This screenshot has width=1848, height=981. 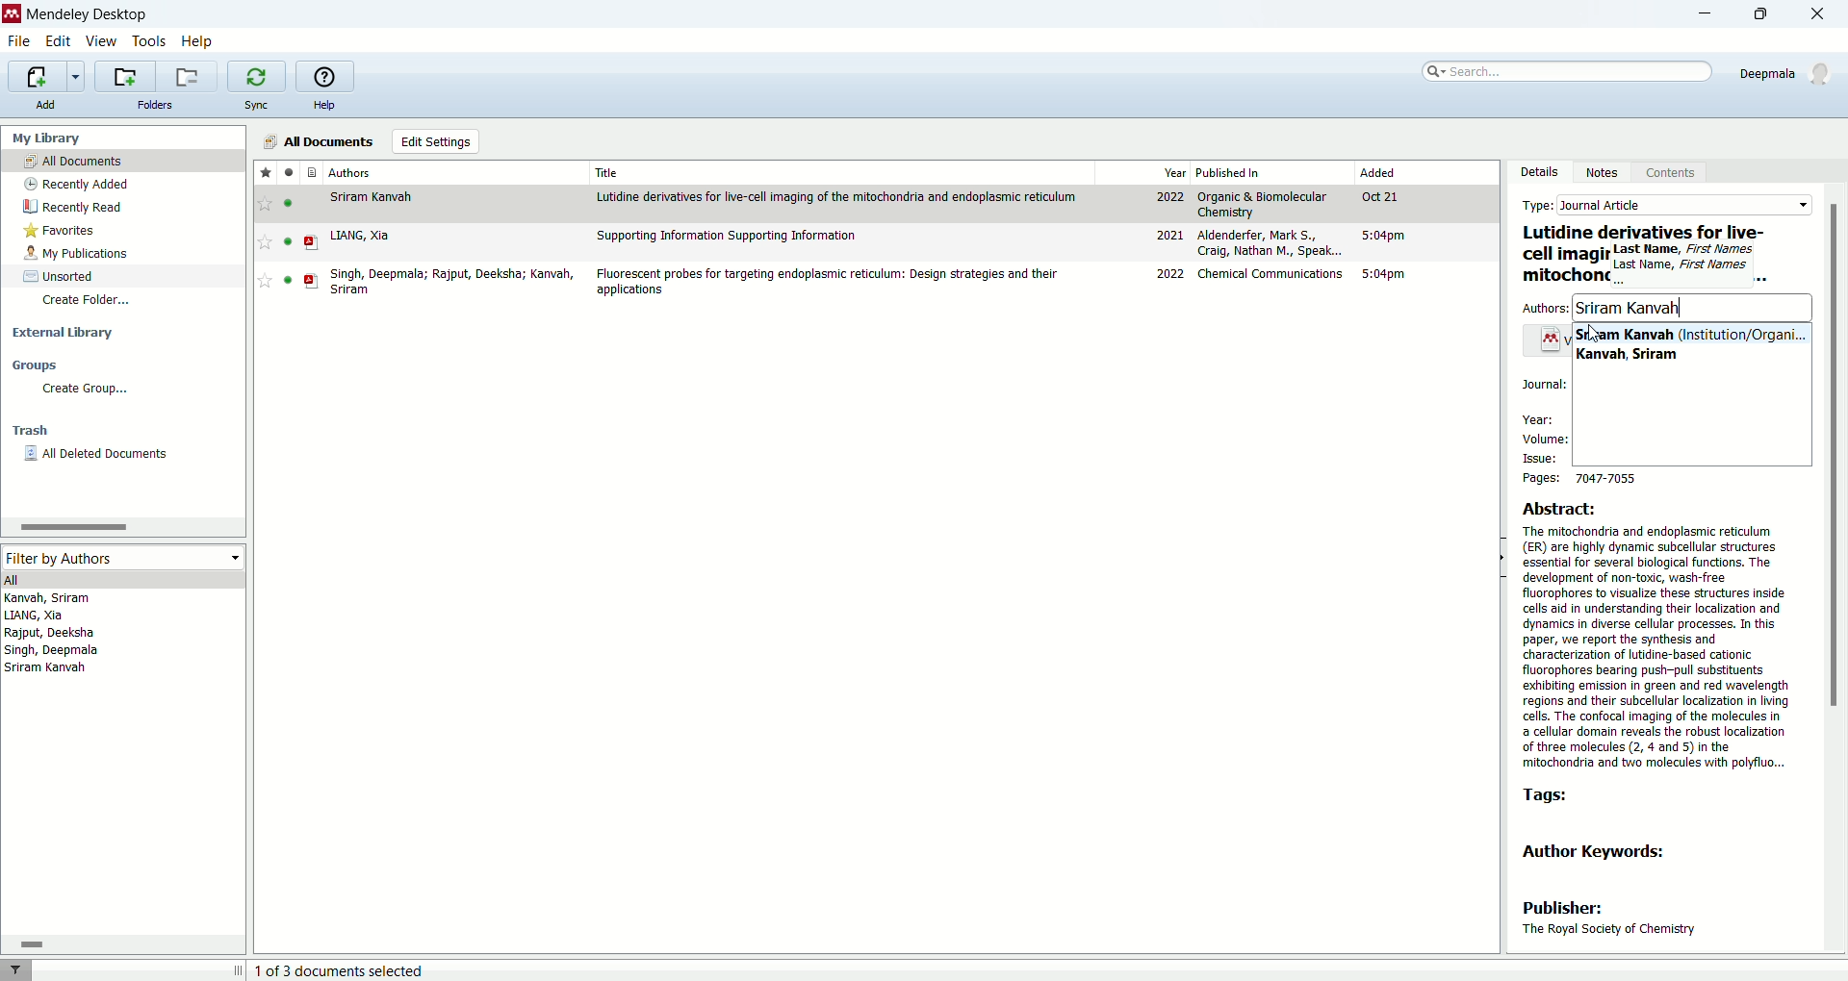 I want to click on Sriram, Kanvah (Institutuin/Organi..., so click(x=1693, y=333).